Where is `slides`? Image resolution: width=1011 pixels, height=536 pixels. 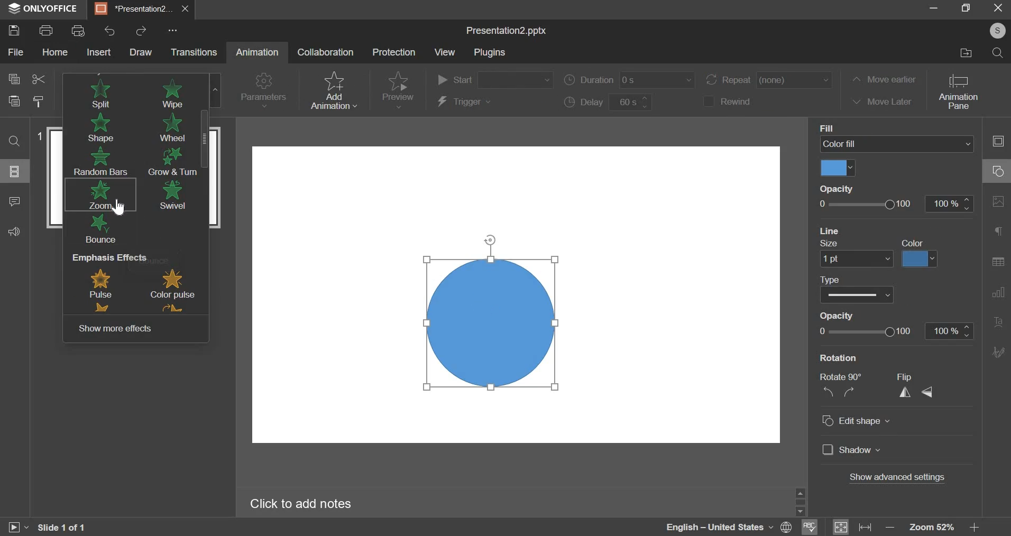
slides is located at coordinates (16, 171).